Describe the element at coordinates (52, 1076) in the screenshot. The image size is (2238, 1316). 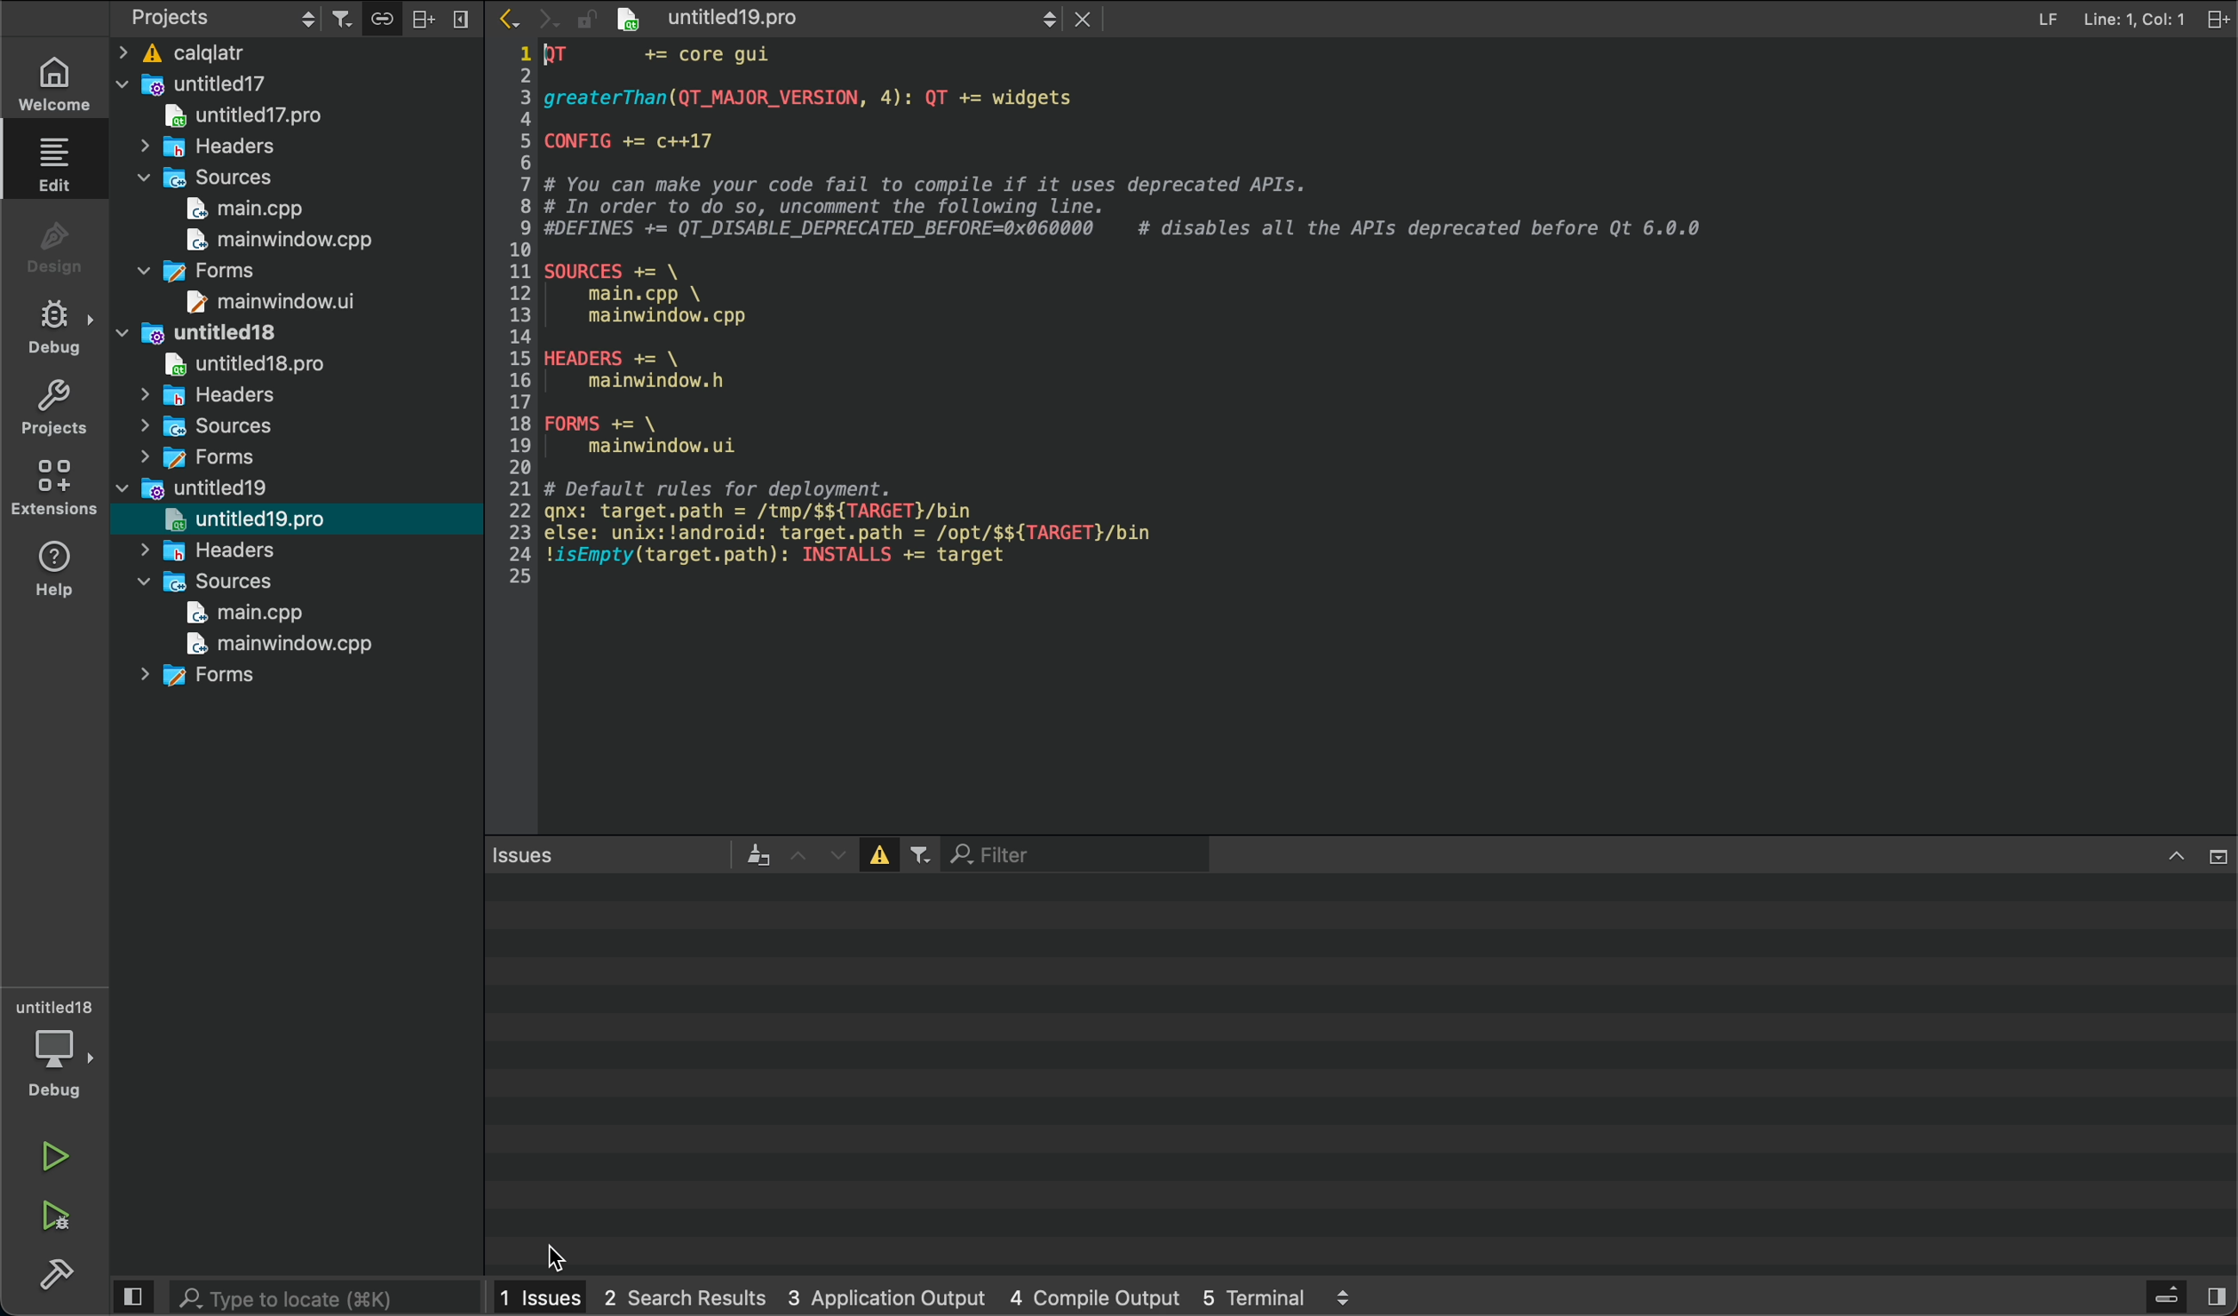
I see `debug` at that location.